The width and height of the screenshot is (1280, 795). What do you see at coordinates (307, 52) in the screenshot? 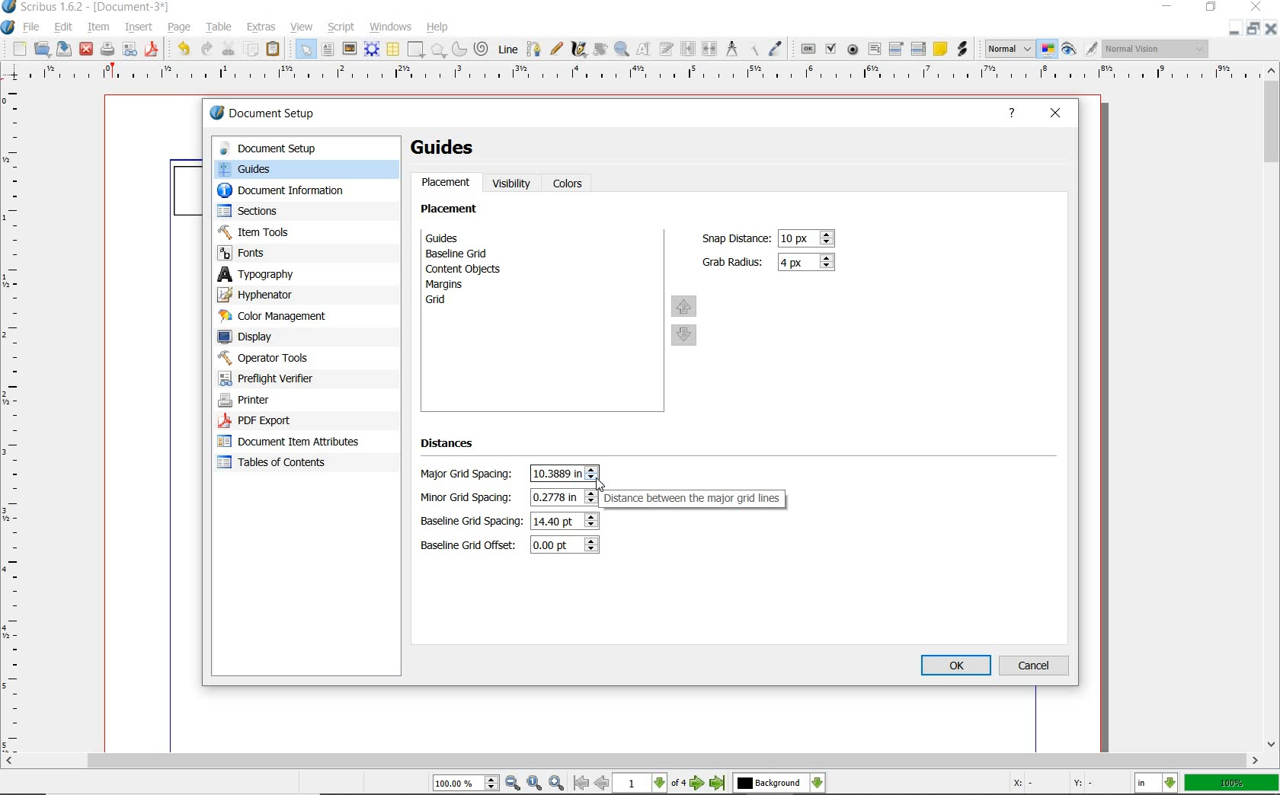
I see `select` at bounding box center [307, 52].